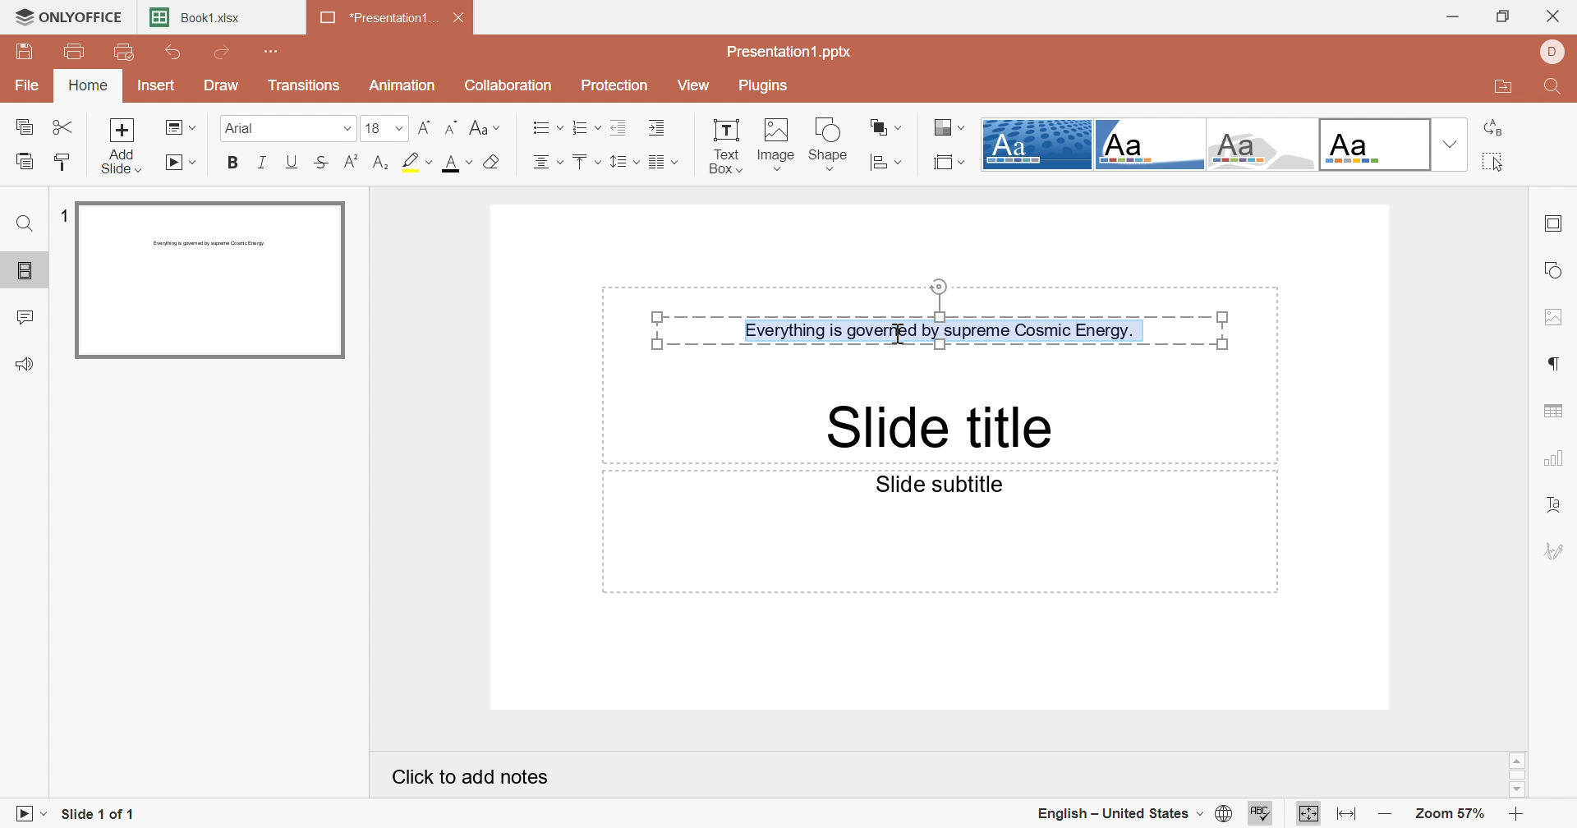 Image resolution: width=1577 pixels, height=828 pixels. I want to click on Bullets, so click(546, 126).